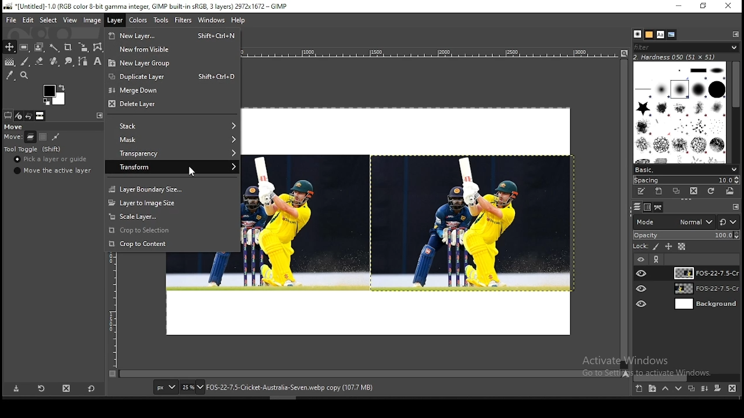 The height and width of the screenshot is (418, 744). I want to click on crop to selection, so click(171, 230).